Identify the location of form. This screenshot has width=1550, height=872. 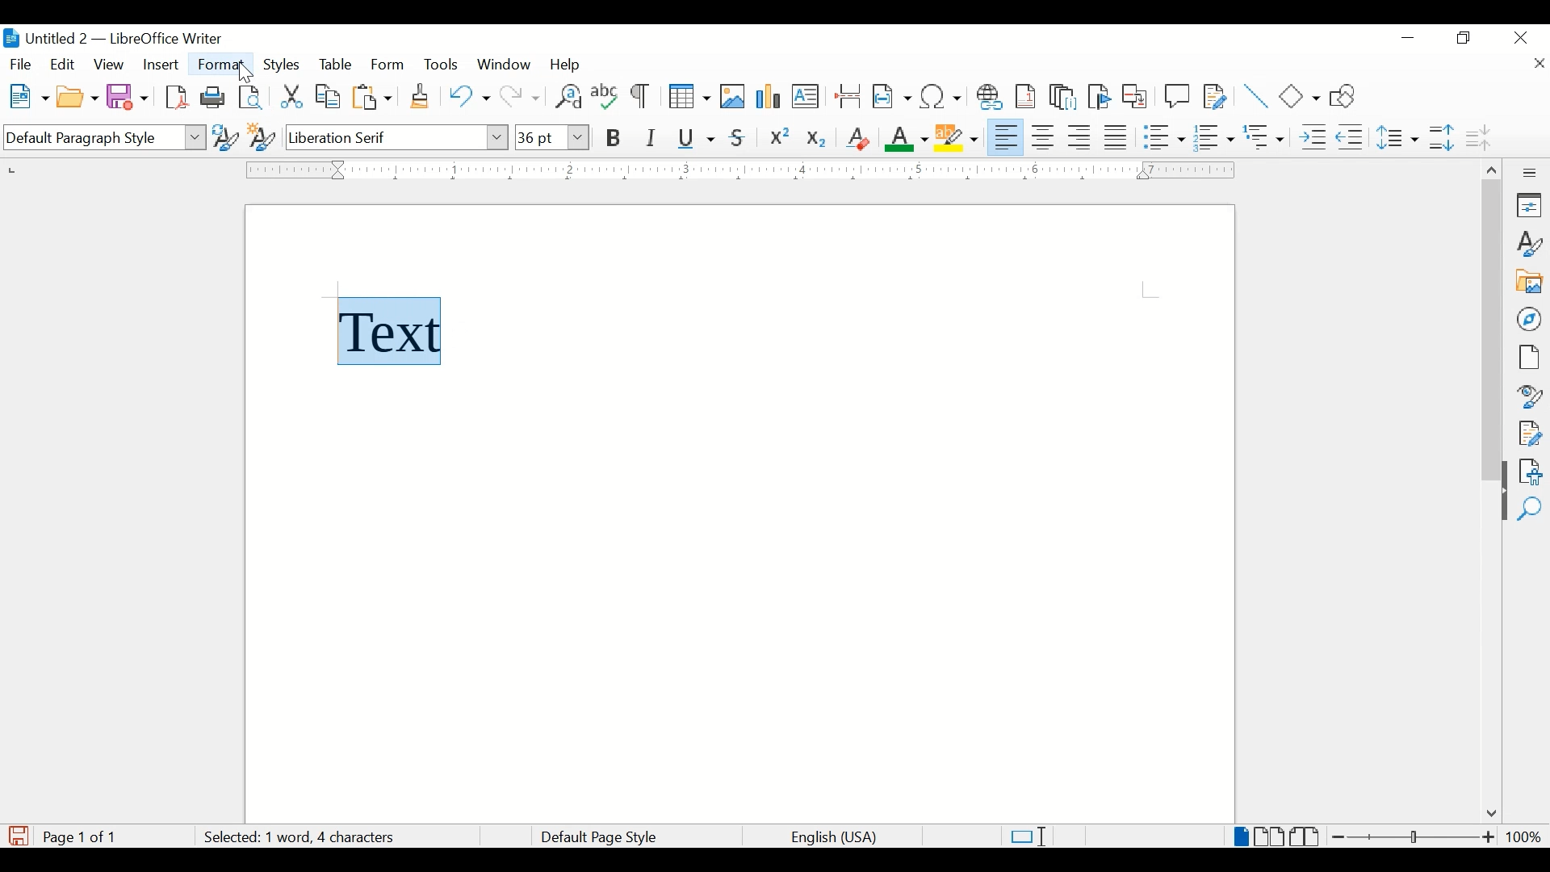
(389, 65).